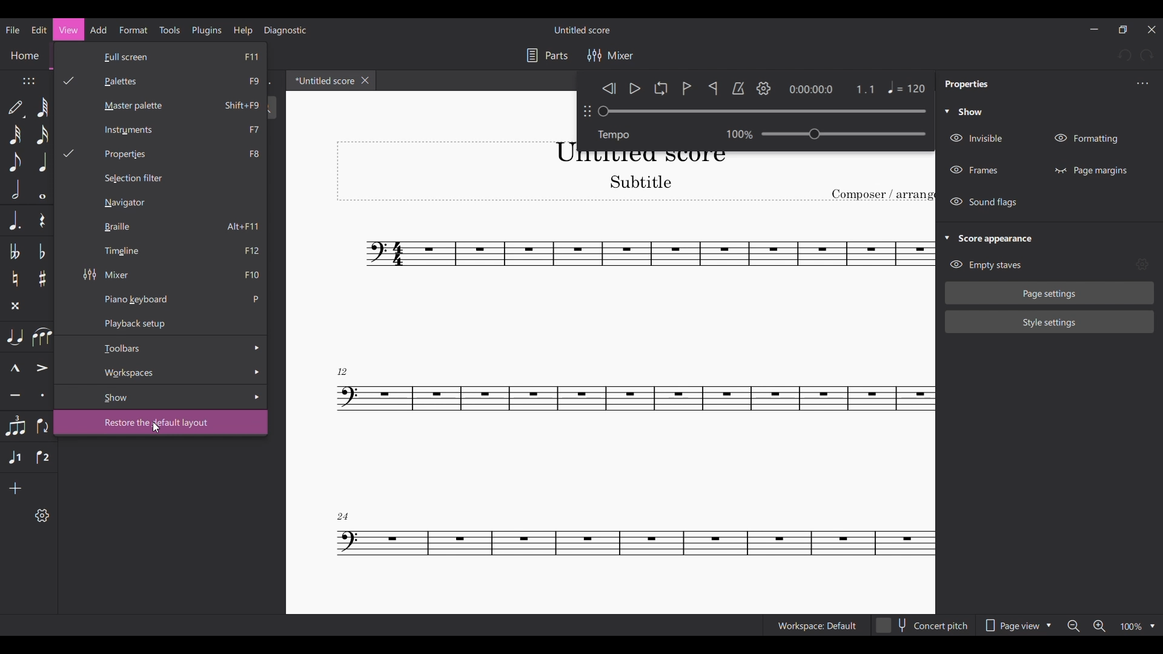 This screenshot has width=1163, height=654. I want to click on Page margins, so click(1090, 170).